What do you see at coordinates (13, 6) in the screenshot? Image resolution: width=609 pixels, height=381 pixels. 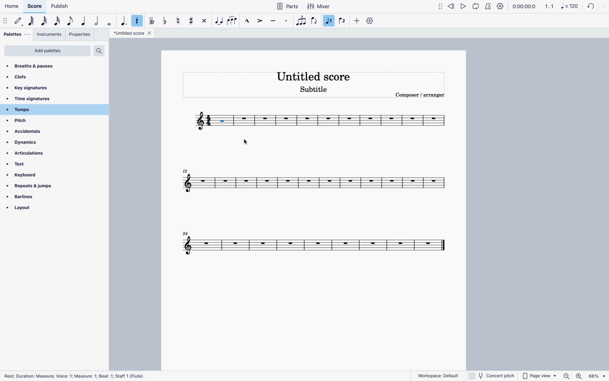 I see `home` at bounding box center [13, 6].